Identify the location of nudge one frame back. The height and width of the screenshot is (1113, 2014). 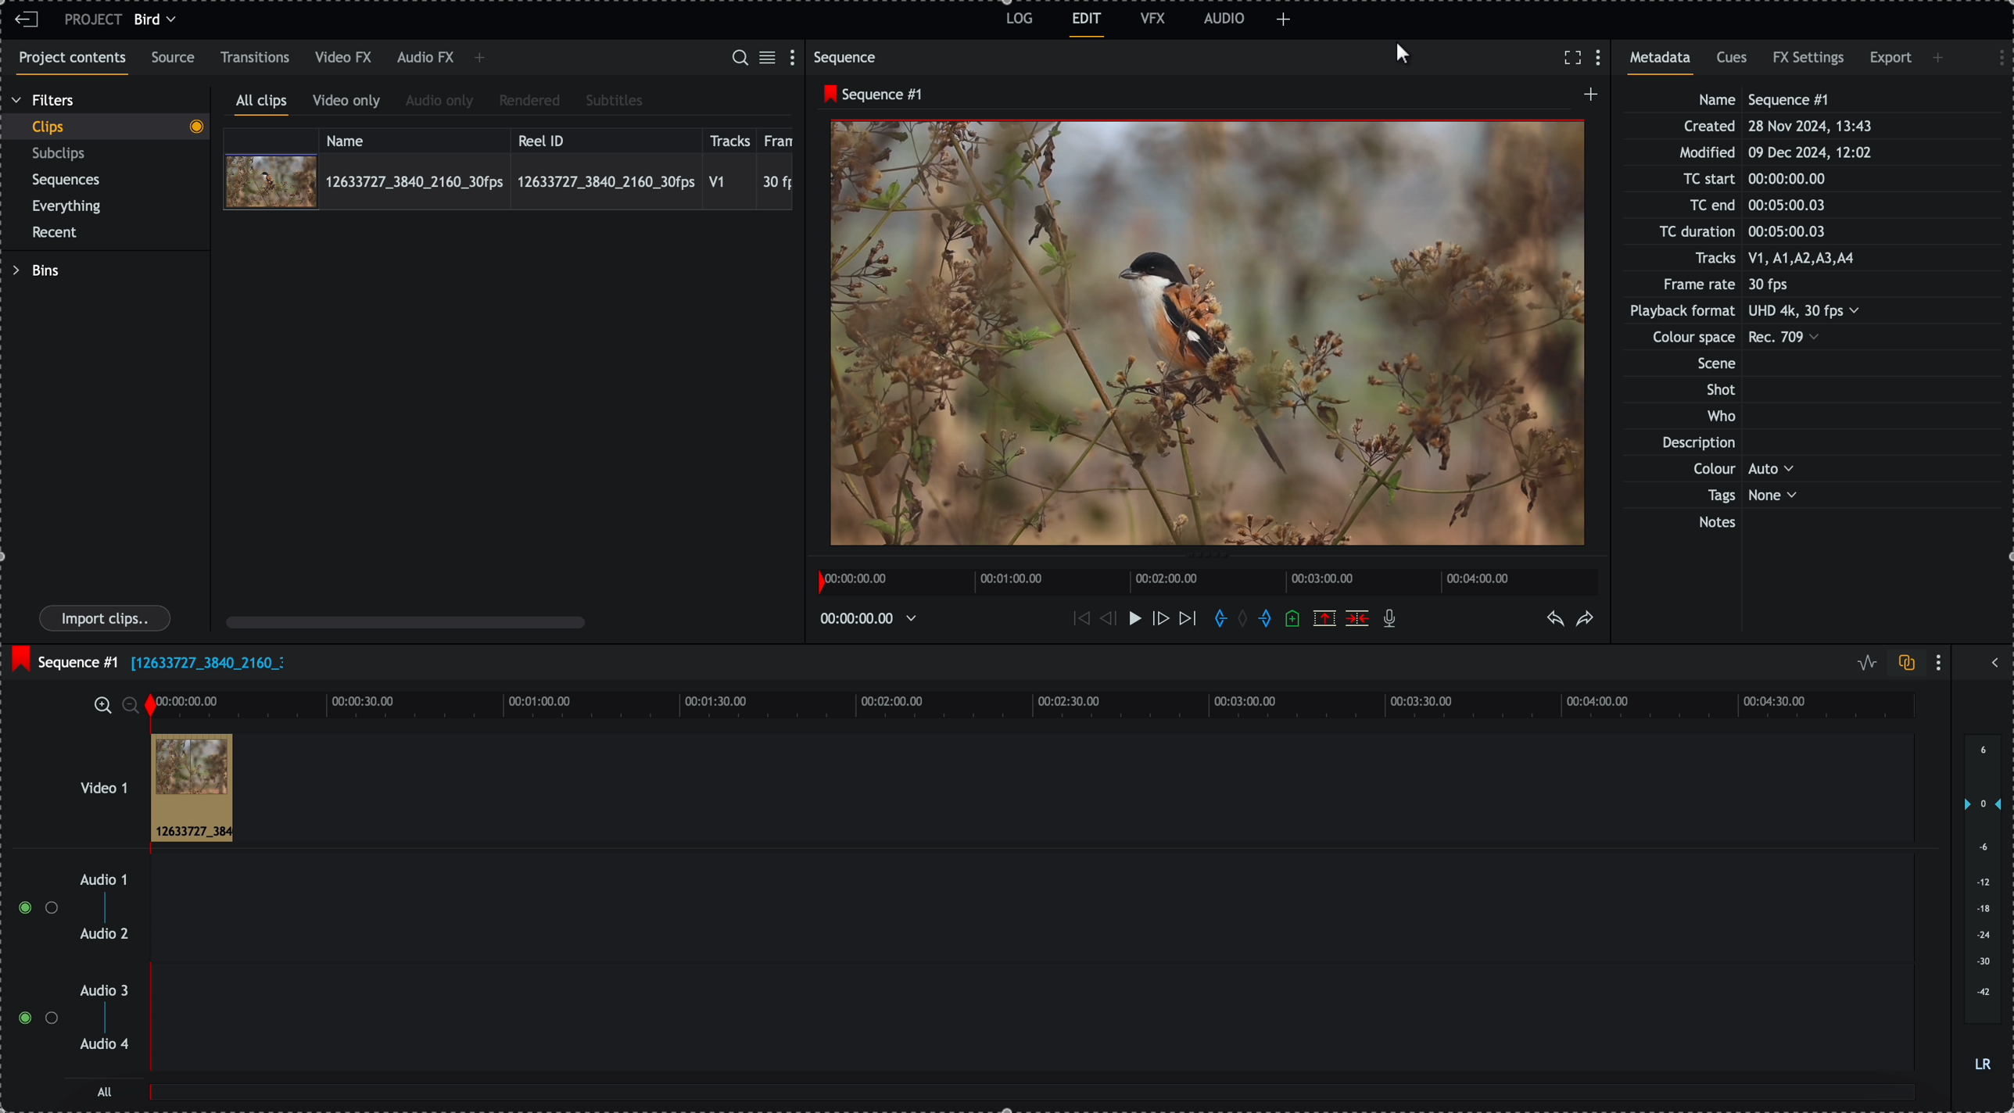
(1104, 617).